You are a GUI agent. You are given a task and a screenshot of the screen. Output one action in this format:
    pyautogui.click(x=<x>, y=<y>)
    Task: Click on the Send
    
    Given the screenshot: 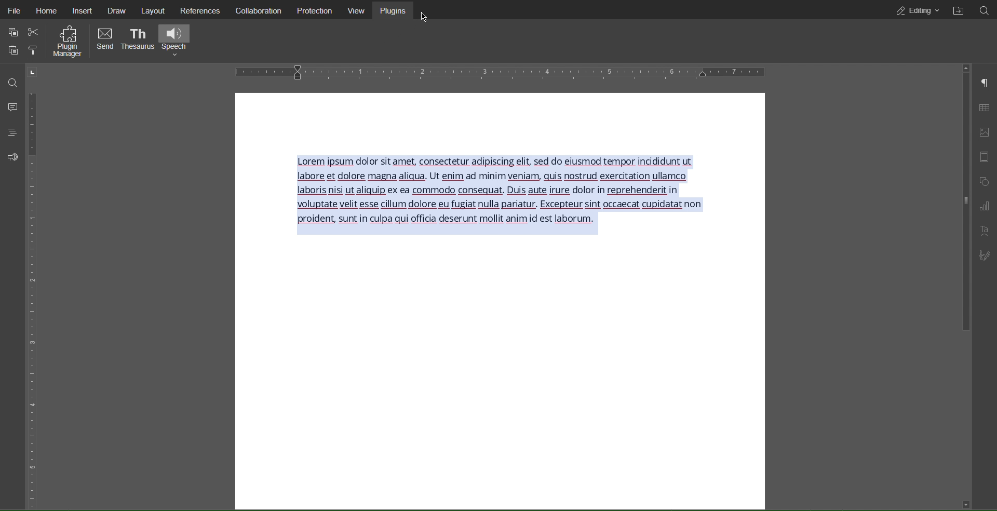 What is the action you would take?
    pyautogui.click(x=105, y=41)
    